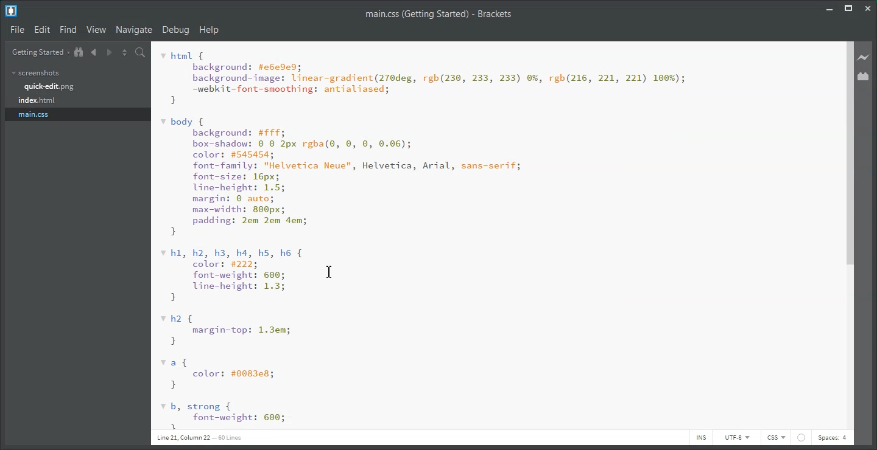  I want to click on index.html (Getting Started) - Brackets, so click(451, 15).